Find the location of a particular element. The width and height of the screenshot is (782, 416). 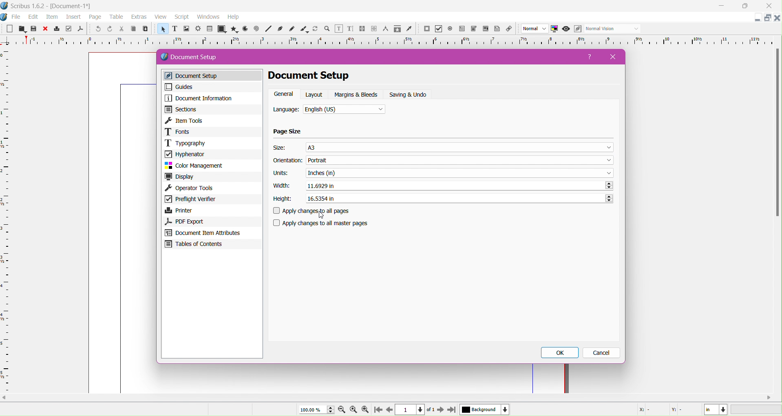

print is located at coordinates (57, 29).